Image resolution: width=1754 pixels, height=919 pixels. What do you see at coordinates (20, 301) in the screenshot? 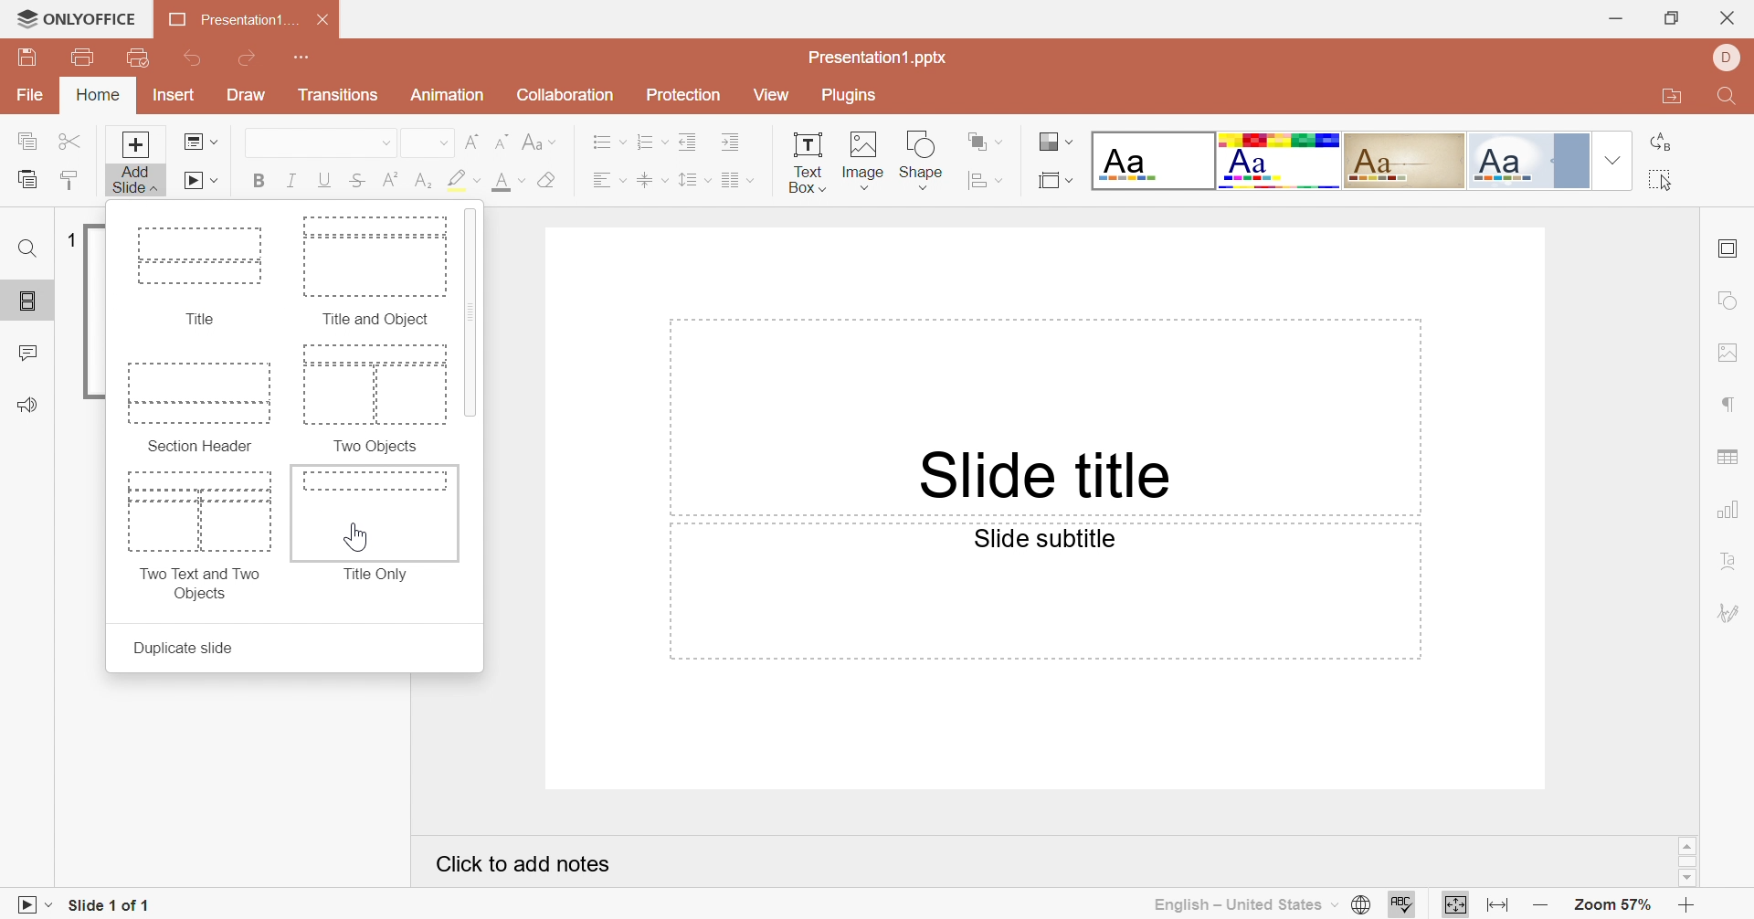
I see `Slides` at bounding box center [20, 301].